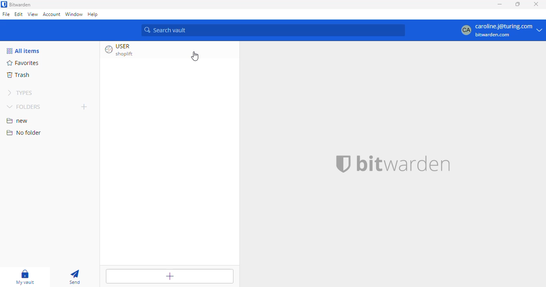  Describe the element at coordinates (536, 4) in the screenshot. I see `close` at that location.